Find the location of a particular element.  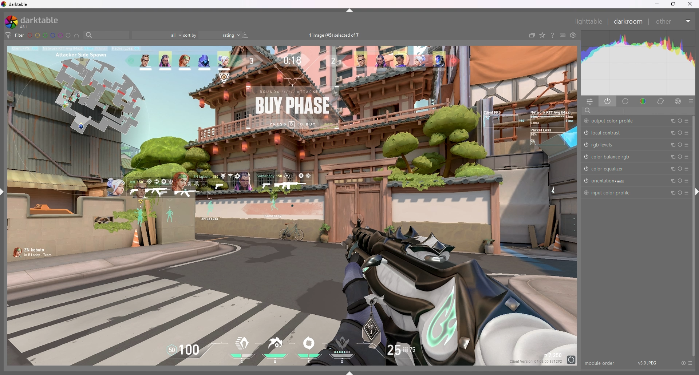

reset is located at coordinates (680, 133).